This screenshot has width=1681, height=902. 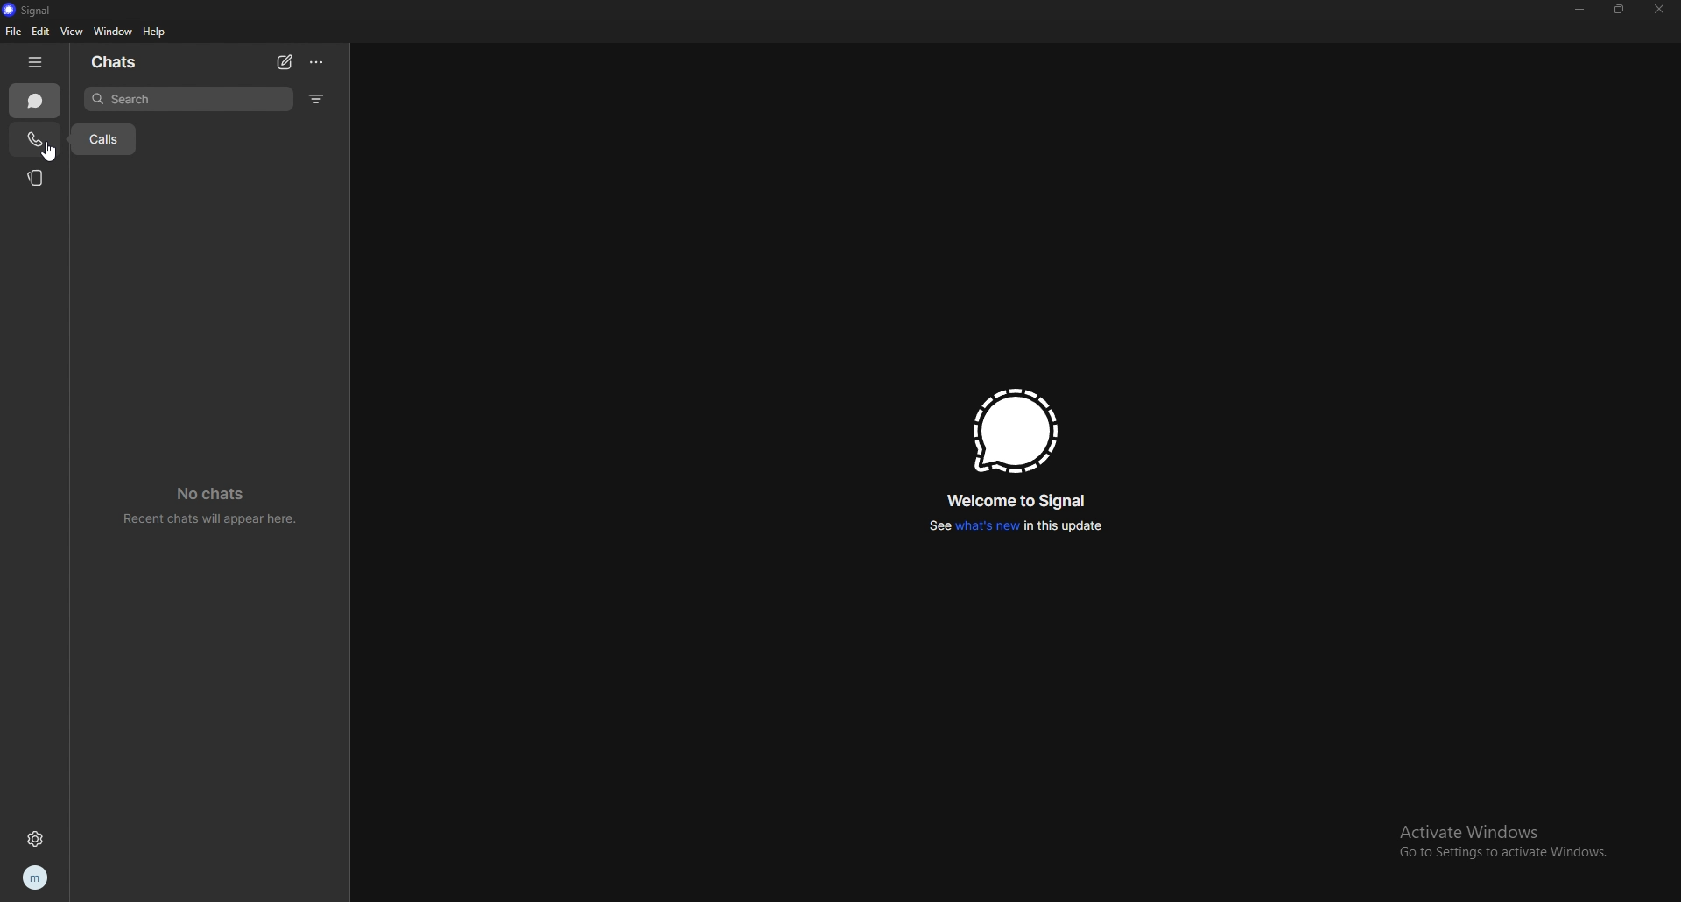 What do you see at coordinates (214, 506) in the screenshot?
I see `no chats recent chats will appear here` at bounding box center [214, 506].